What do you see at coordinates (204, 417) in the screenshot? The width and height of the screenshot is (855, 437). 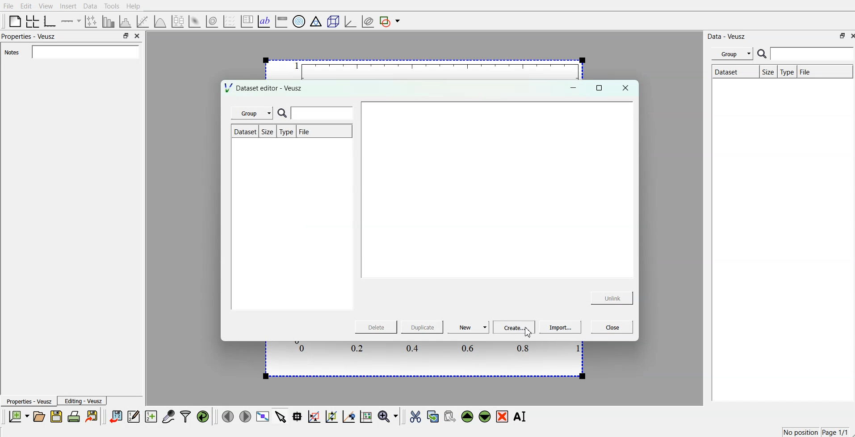 I see `reload linked datas` at bounding box center [204, 417].